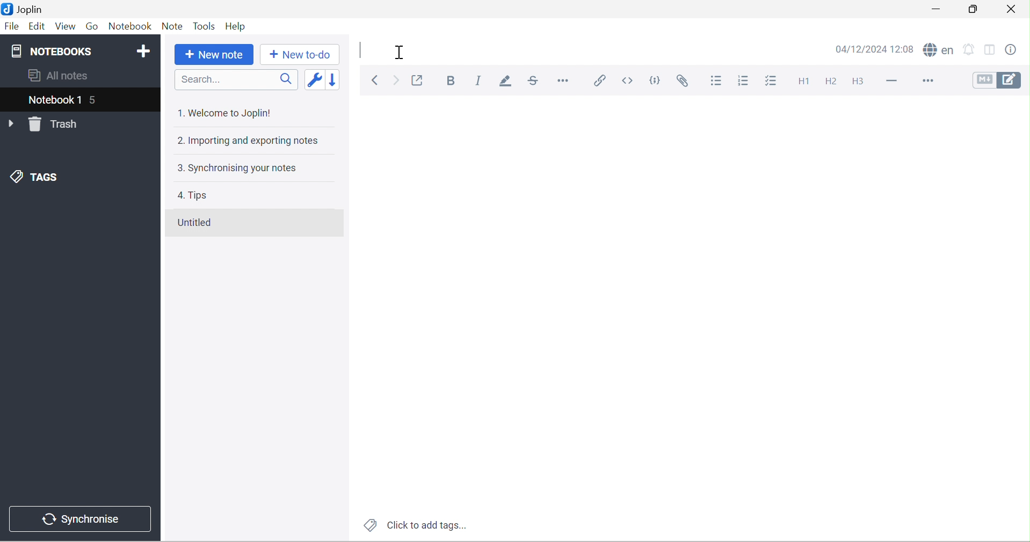  I want to click on Italic, so click(482, 80).